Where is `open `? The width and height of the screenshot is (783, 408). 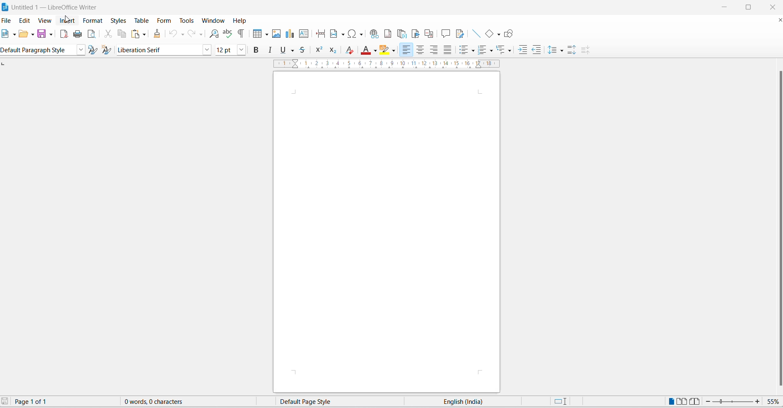 open  is located at coordinates (23, 35).